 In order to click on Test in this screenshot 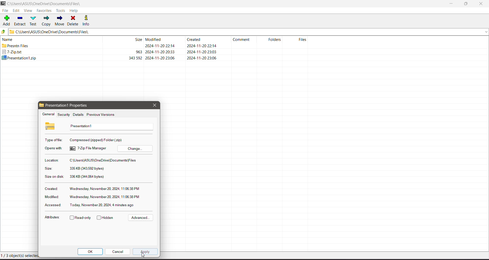, I will do `click(34, 21)`.